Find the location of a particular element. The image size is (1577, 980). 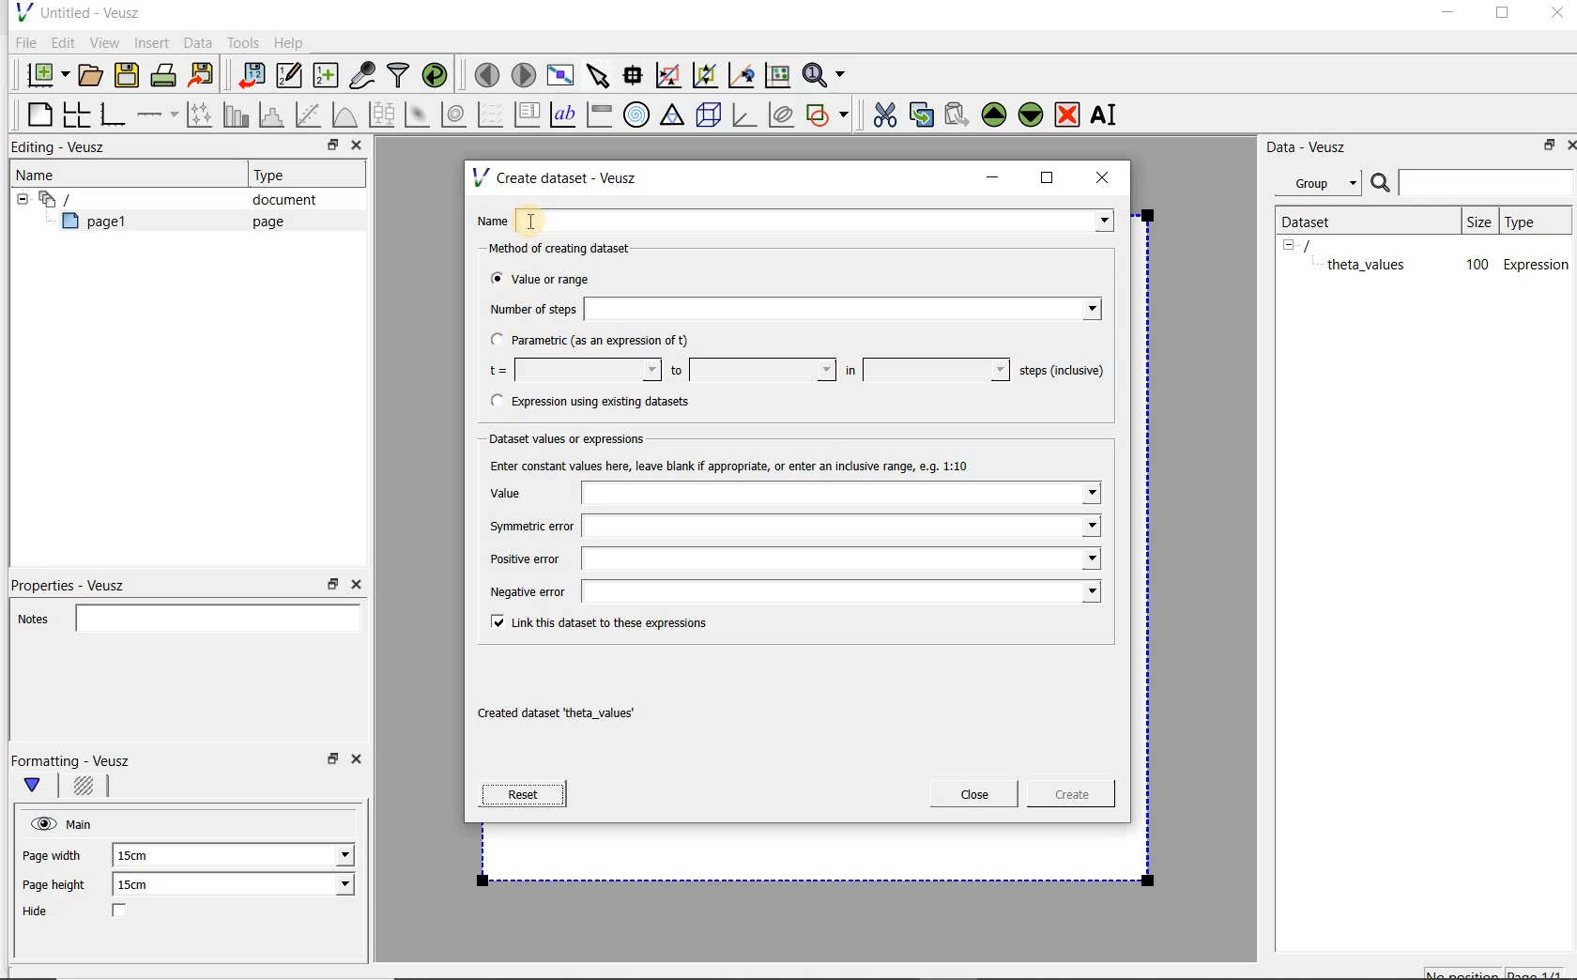

Page width is located at coordinates (53, 852).